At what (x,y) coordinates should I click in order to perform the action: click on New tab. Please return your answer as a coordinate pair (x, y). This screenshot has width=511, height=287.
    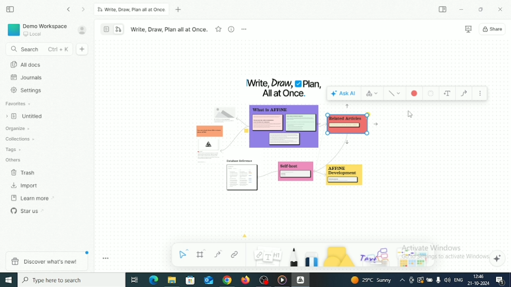
    Looking at the image, I should click on (180, 10).